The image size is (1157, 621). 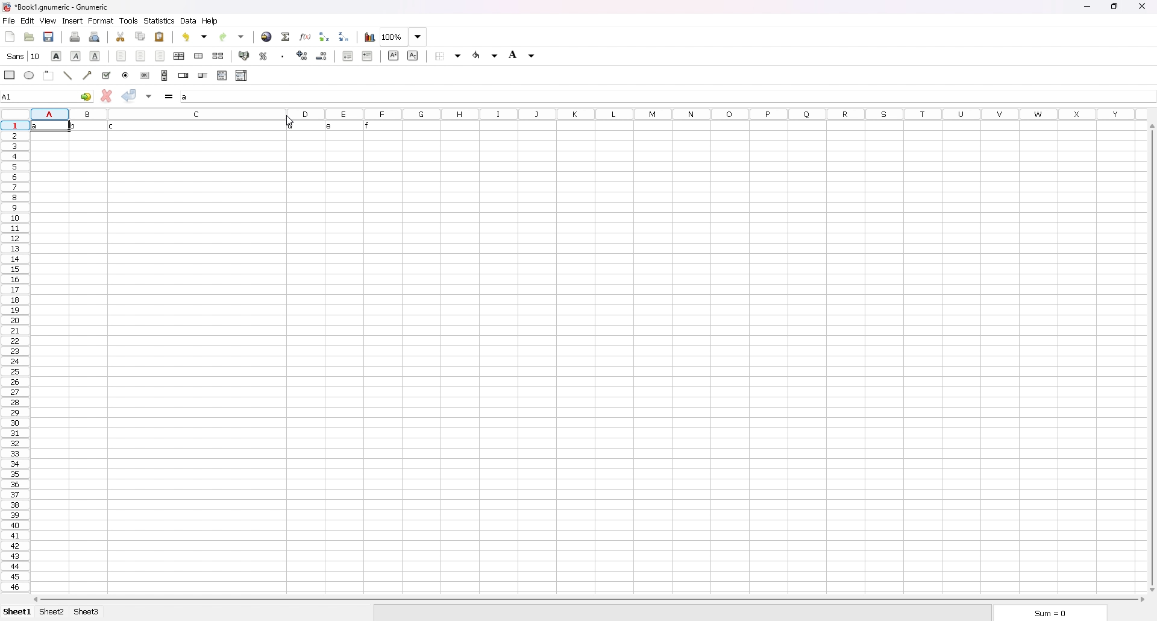 What do you see at coordinates (183, 75) in the screenshot?
I see `spin button` at bounding box center [183, 75].